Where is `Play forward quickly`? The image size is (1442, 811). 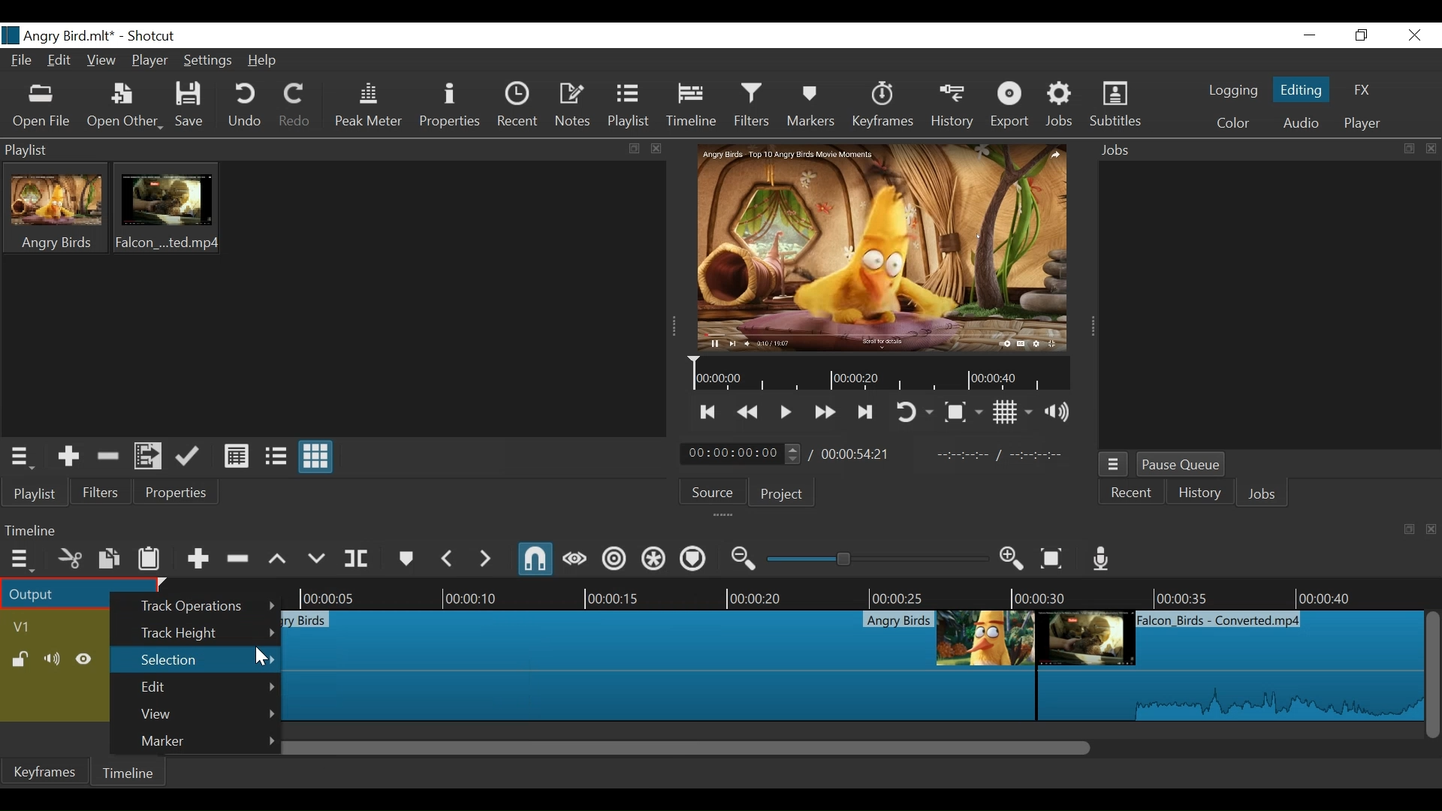 Play forward quickly is located at coordinates (825, 411).